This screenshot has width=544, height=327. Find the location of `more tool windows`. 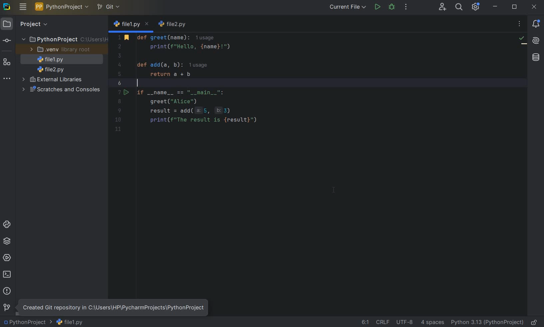

more tool windows is located at coordinates (7, 78).